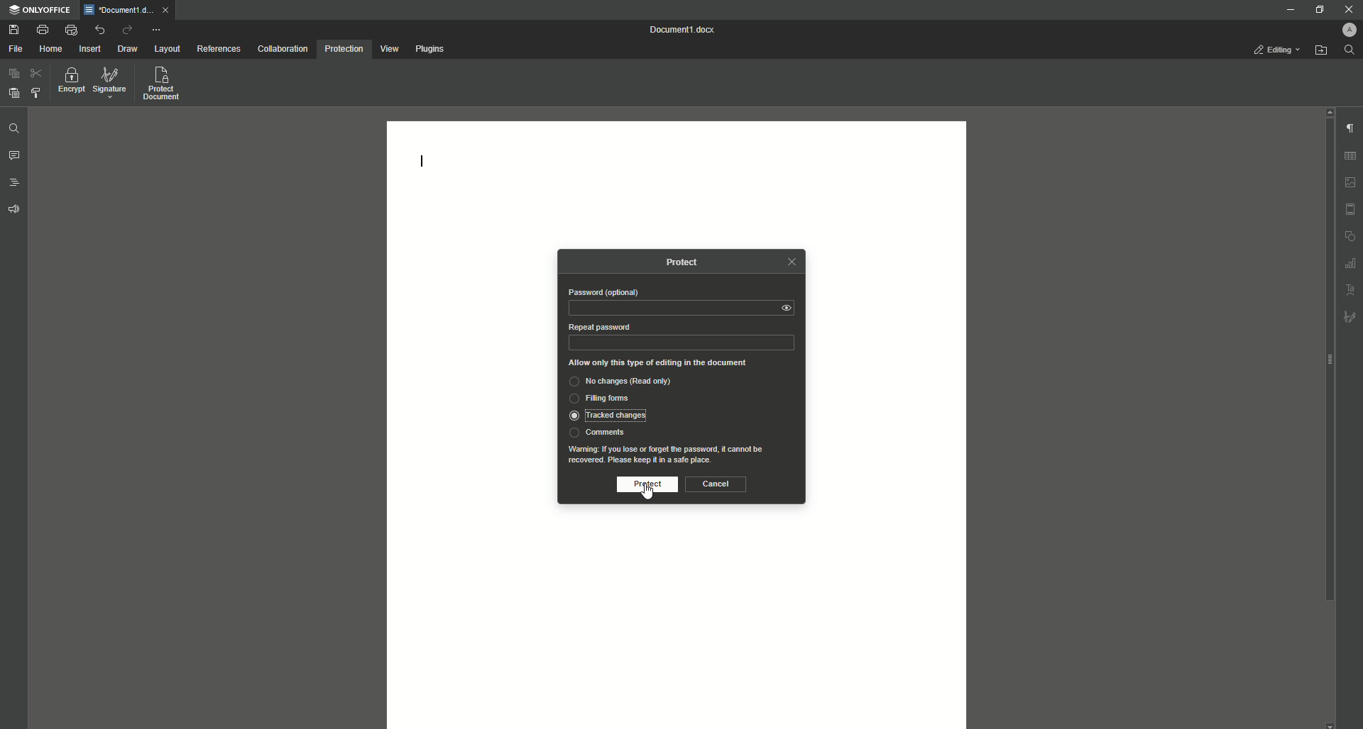 The height and width of the screenshot is (729, 1363). Describe the element at coordinates (68, 83) in the screenshot. I see `Encrypt` at that location.